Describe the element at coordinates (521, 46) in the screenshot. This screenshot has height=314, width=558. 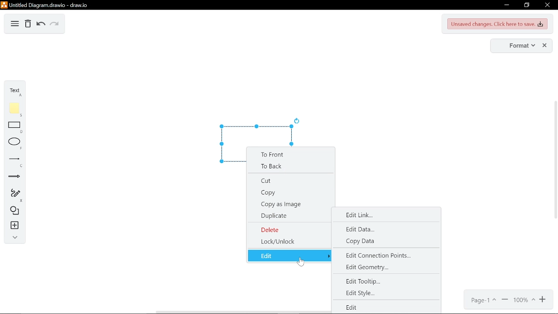
I see `format` at that location.